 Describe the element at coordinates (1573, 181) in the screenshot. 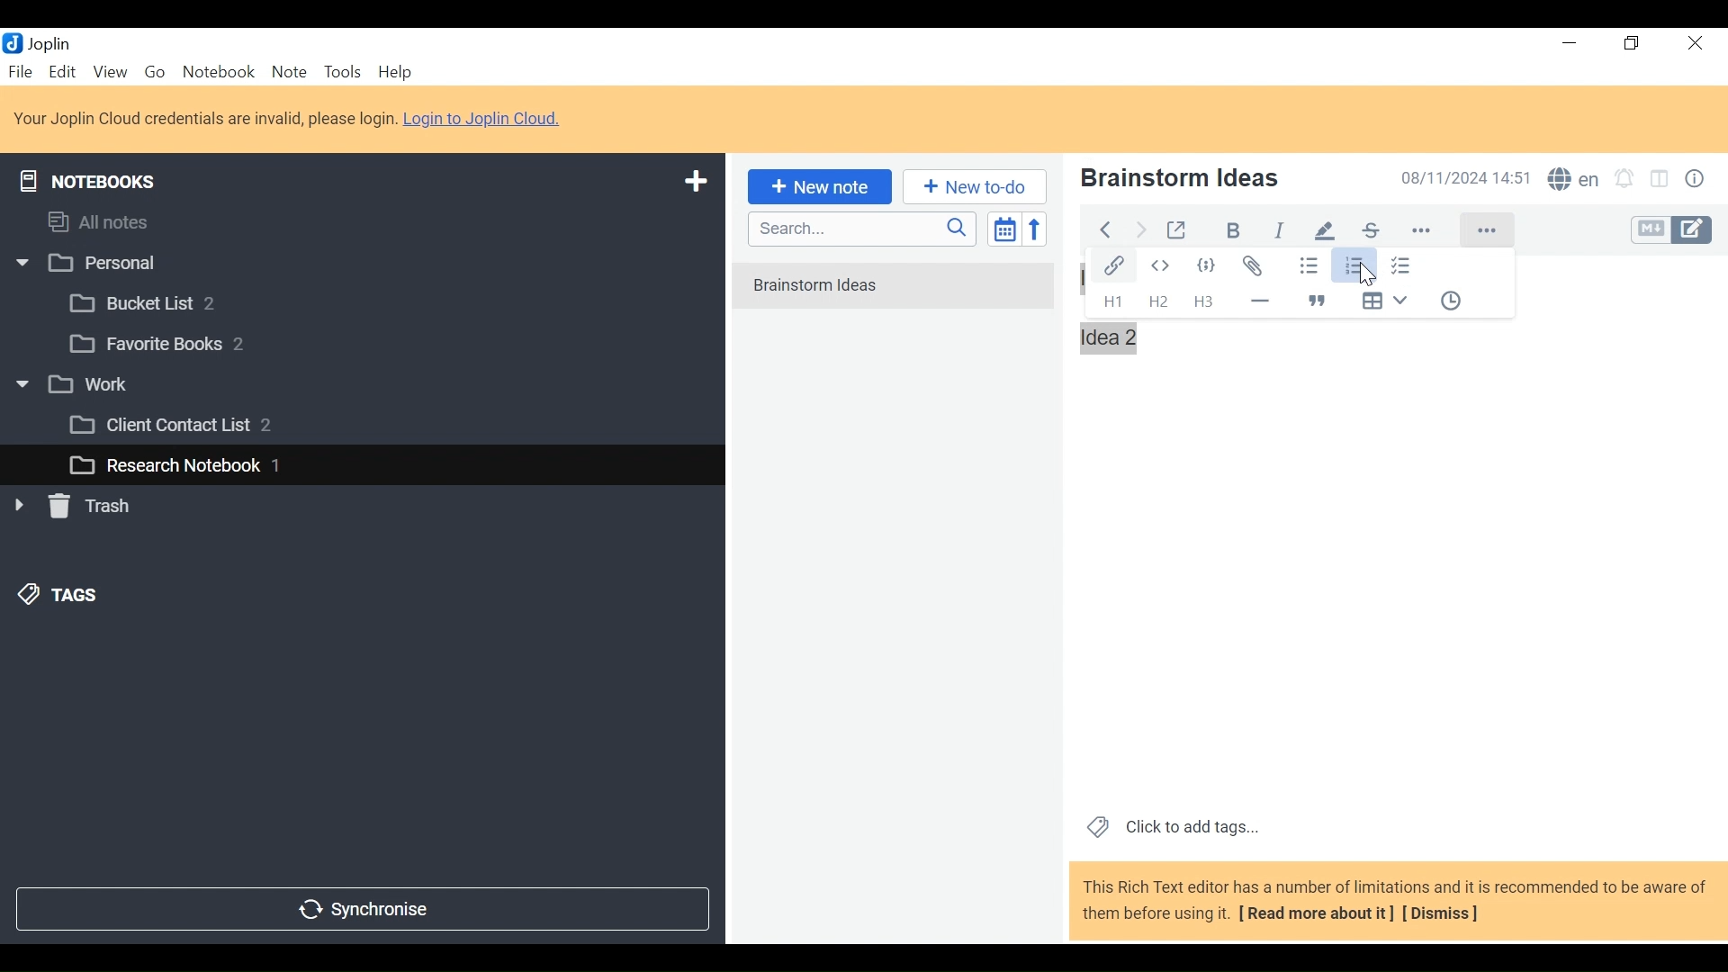

I see `Spell Checker` at that location.